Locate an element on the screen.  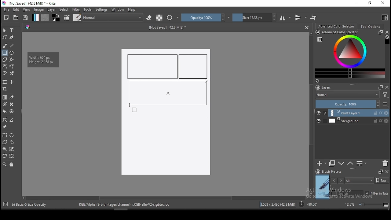
polygon selection tool is located at coordinates (5, 142).